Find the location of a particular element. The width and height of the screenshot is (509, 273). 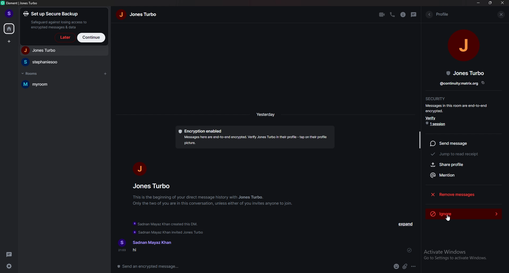

people photo is located at coordinates (139, 169).